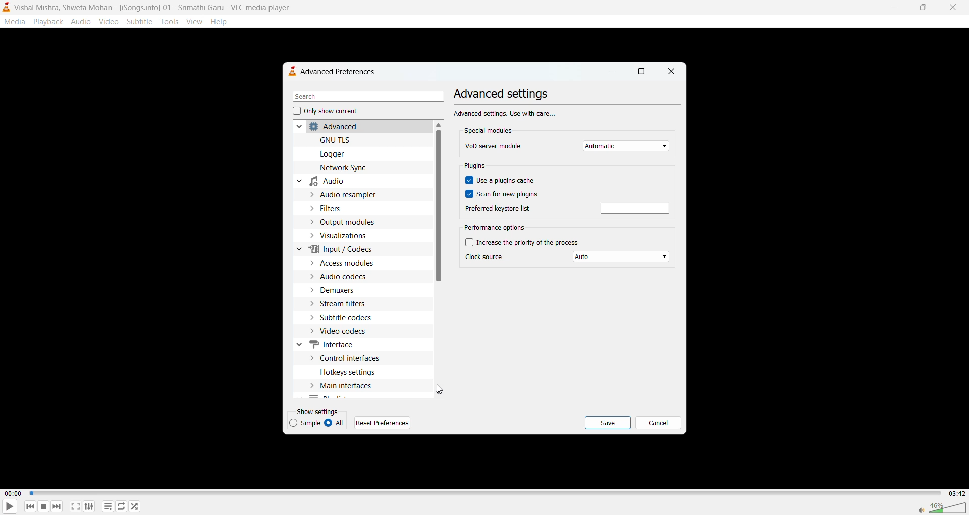 The width and height of the screenshot is (969, 515). I want to click on use a plugins cache, so click(503, 182).